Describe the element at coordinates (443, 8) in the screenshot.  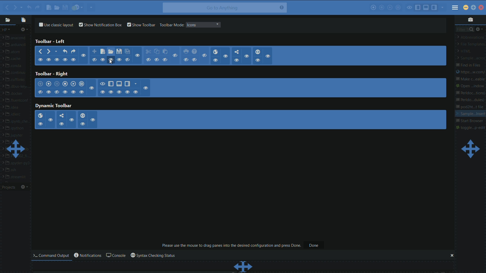
I see `show specific tab/sidebar` at that location.